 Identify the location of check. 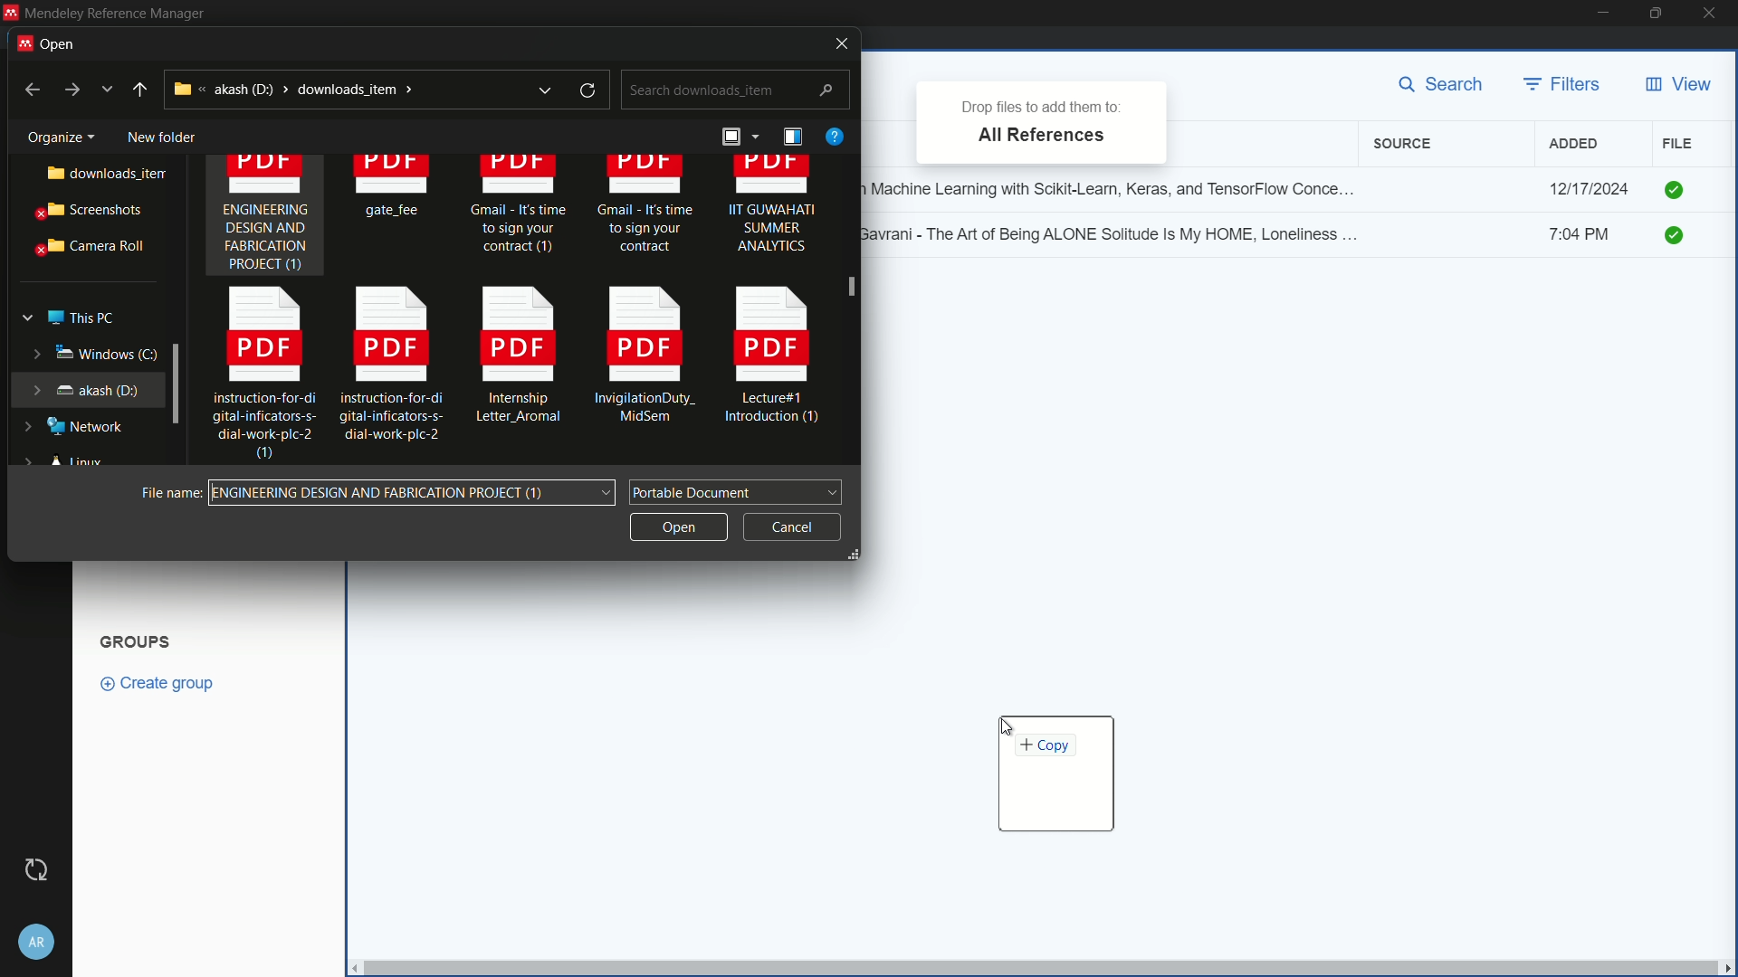
(1680, 237).